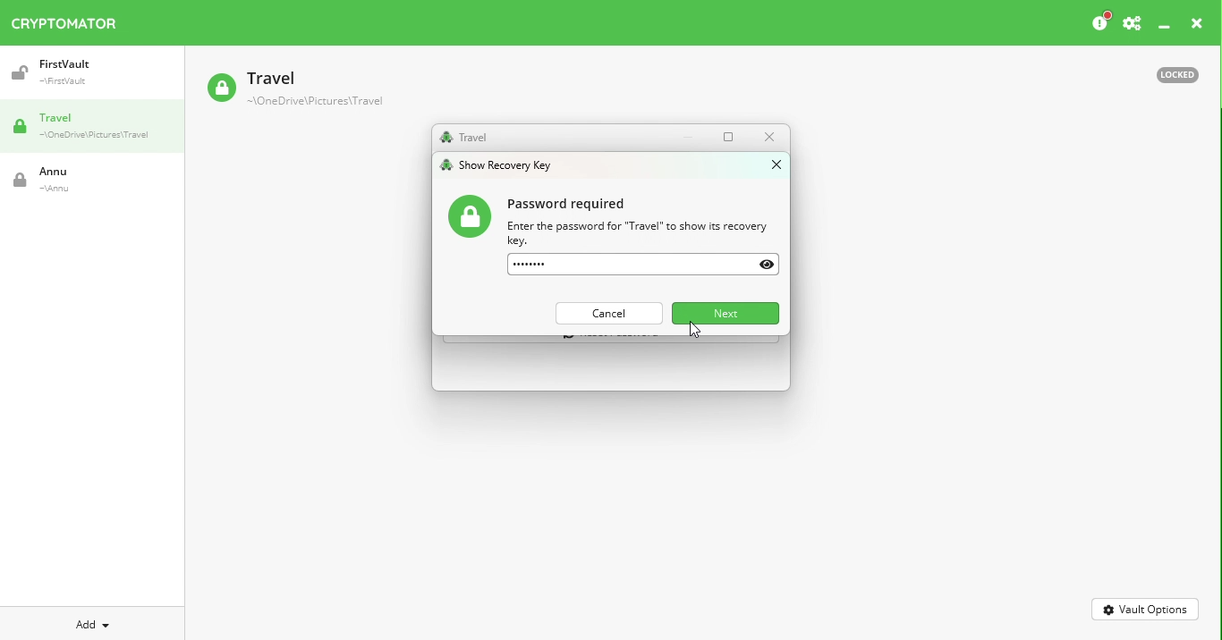 The width and height of the screenshot is (1222, 640). I want to click on Close, so click(768, 137).